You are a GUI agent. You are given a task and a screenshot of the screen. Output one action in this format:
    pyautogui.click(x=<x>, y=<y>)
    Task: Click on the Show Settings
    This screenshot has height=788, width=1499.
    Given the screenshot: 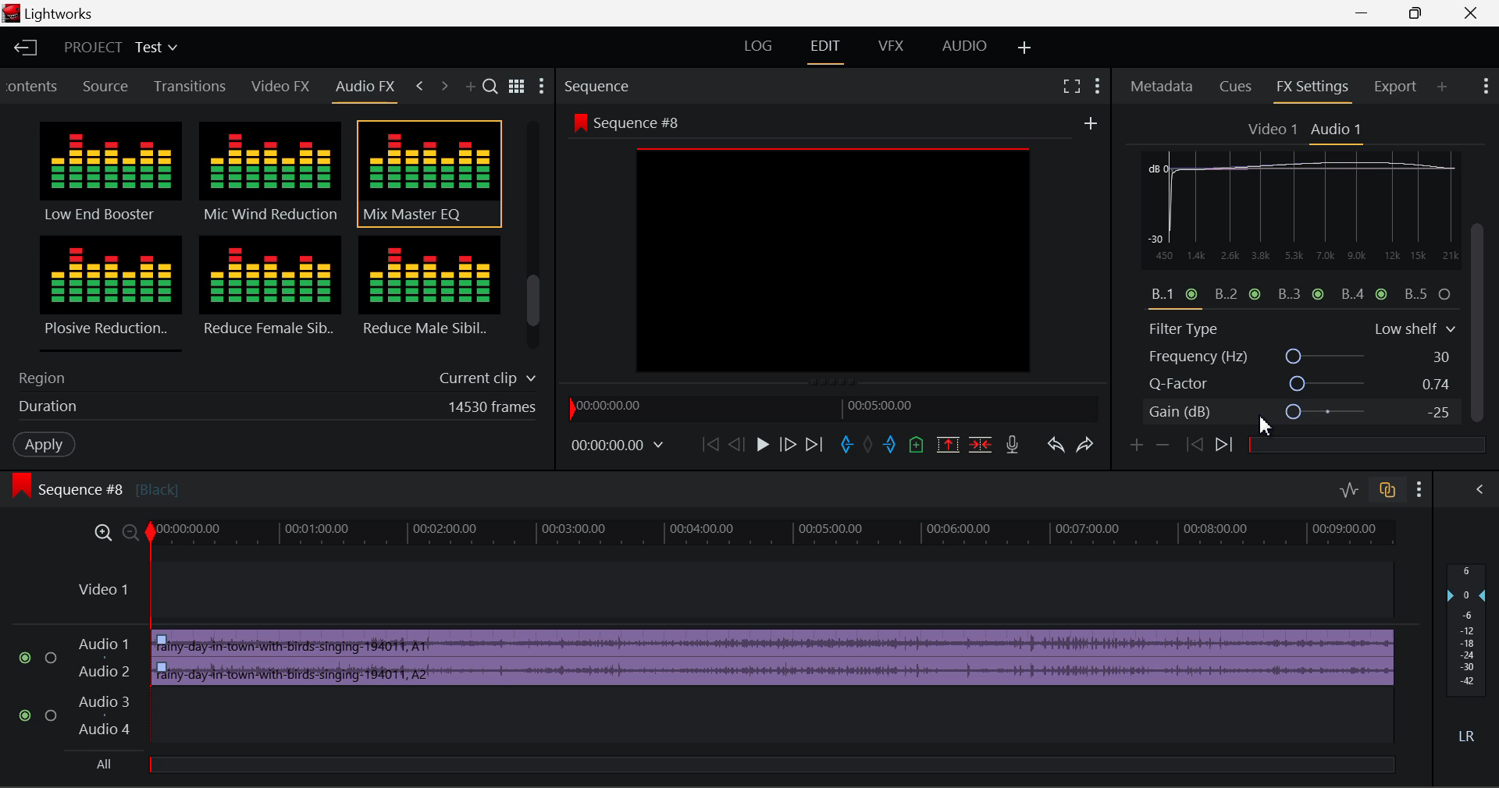 What is the action you would take?
    pyautogui.click(x=1098, y=86)
    